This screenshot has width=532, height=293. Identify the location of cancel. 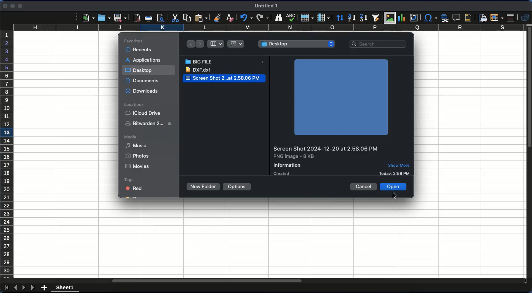
(363, 187).